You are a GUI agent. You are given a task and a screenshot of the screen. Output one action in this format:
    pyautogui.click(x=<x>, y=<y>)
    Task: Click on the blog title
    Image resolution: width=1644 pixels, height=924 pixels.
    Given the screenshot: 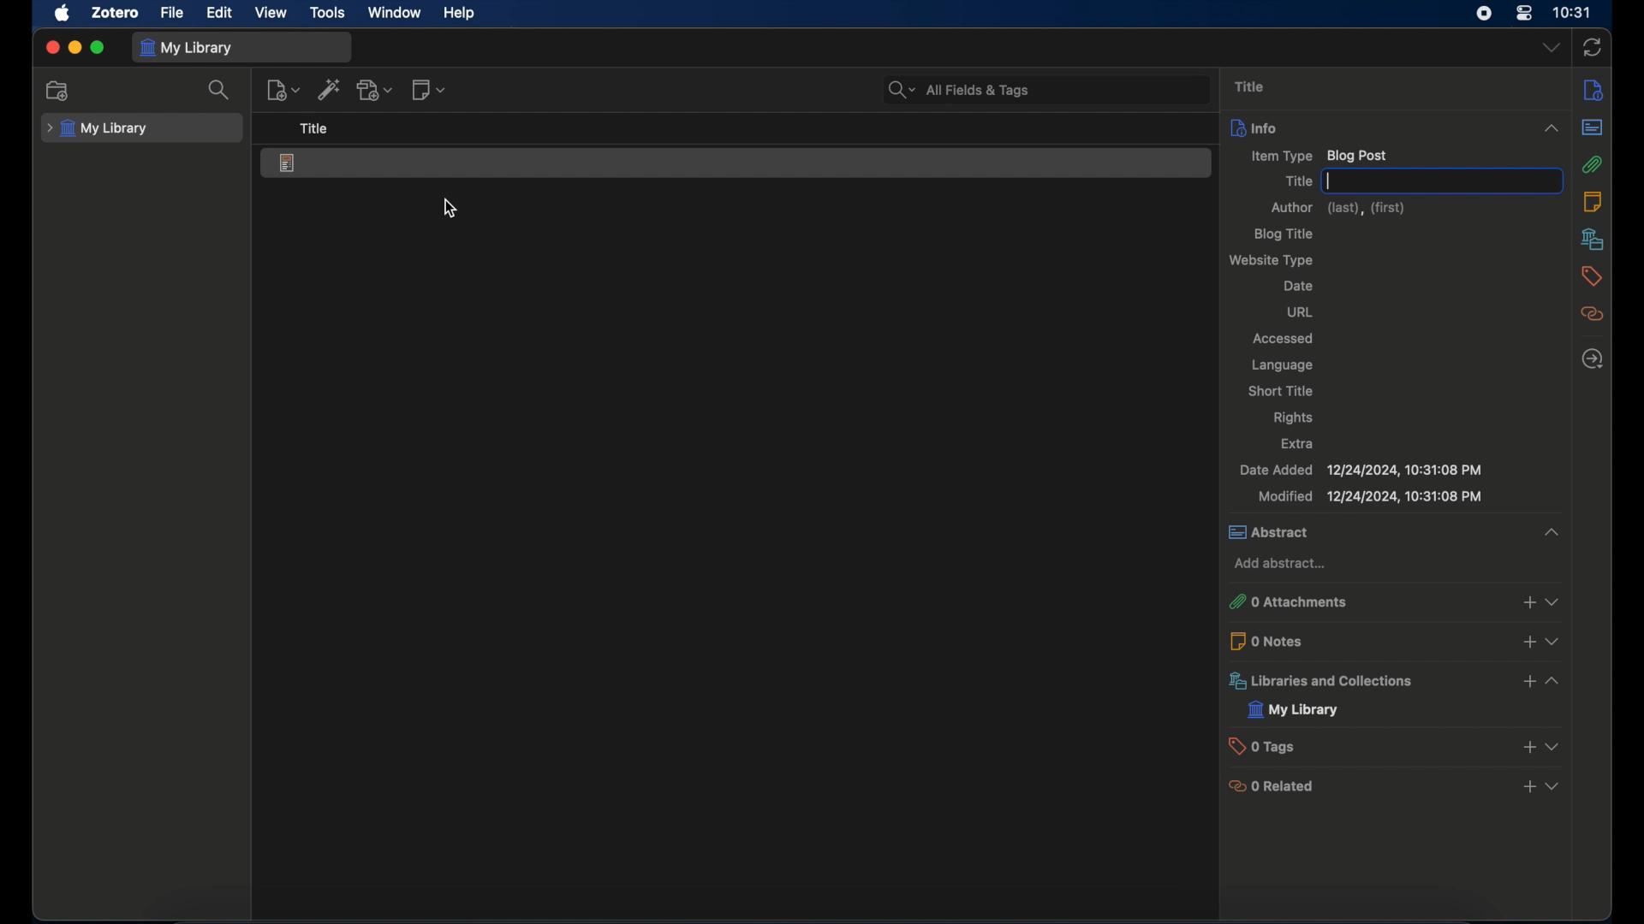 What is the action you would take?
    pyautogui.click(x=1286, y=234)
    